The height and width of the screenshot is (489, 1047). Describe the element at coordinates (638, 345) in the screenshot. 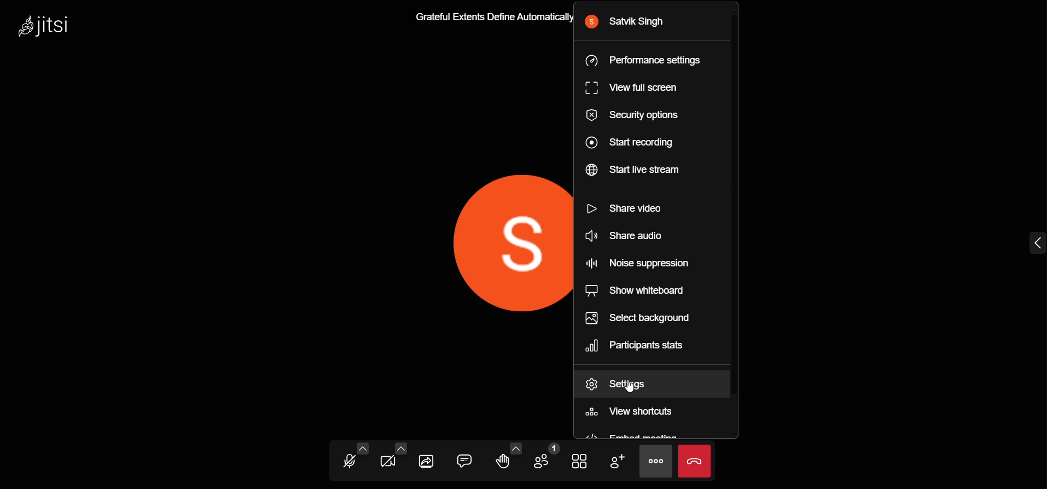

I see `participants stats` at that location.